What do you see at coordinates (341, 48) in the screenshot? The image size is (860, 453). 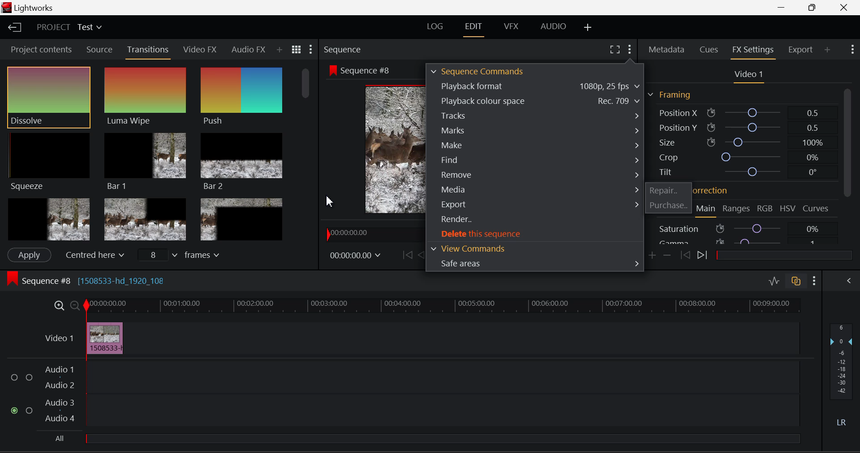 I see `Sequence Preview Section` at bounding box center [341, 48].